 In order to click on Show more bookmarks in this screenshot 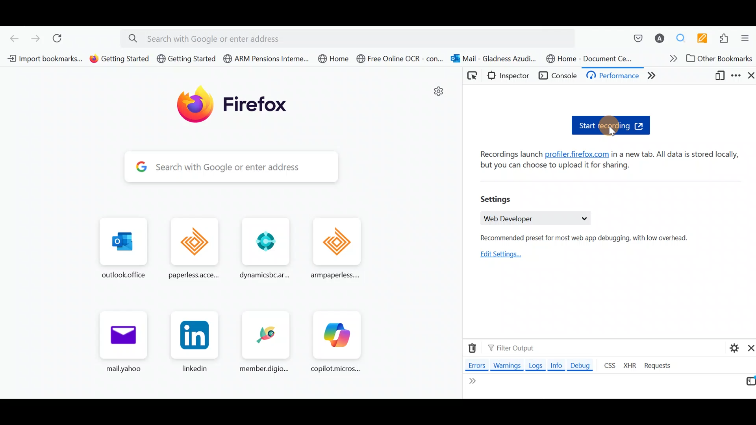, I will do `click(671, 60)`.